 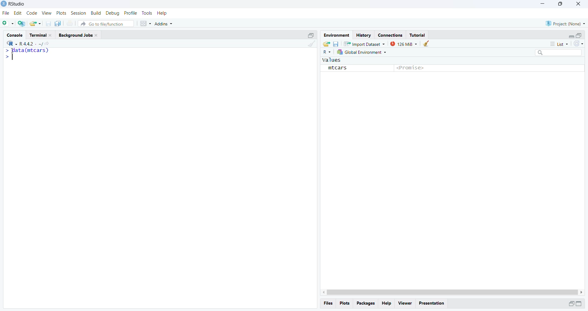 What do you see at coordinates (360, 52) in the screenshot?
I see `global environment` at bounding box center [360, 52].